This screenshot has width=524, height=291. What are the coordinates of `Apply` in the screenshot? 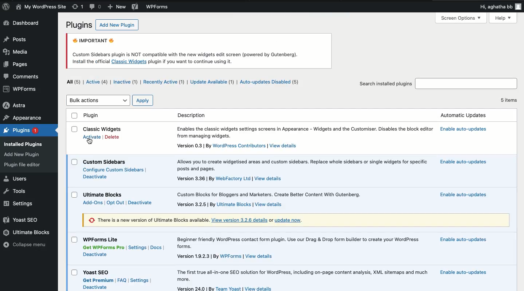 It's located at (142, 100).